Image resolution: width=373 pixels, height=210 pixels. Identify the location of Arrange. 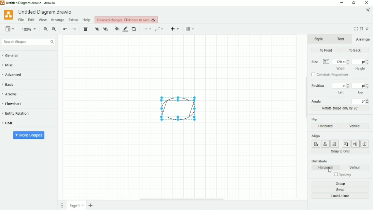
(57, 20).